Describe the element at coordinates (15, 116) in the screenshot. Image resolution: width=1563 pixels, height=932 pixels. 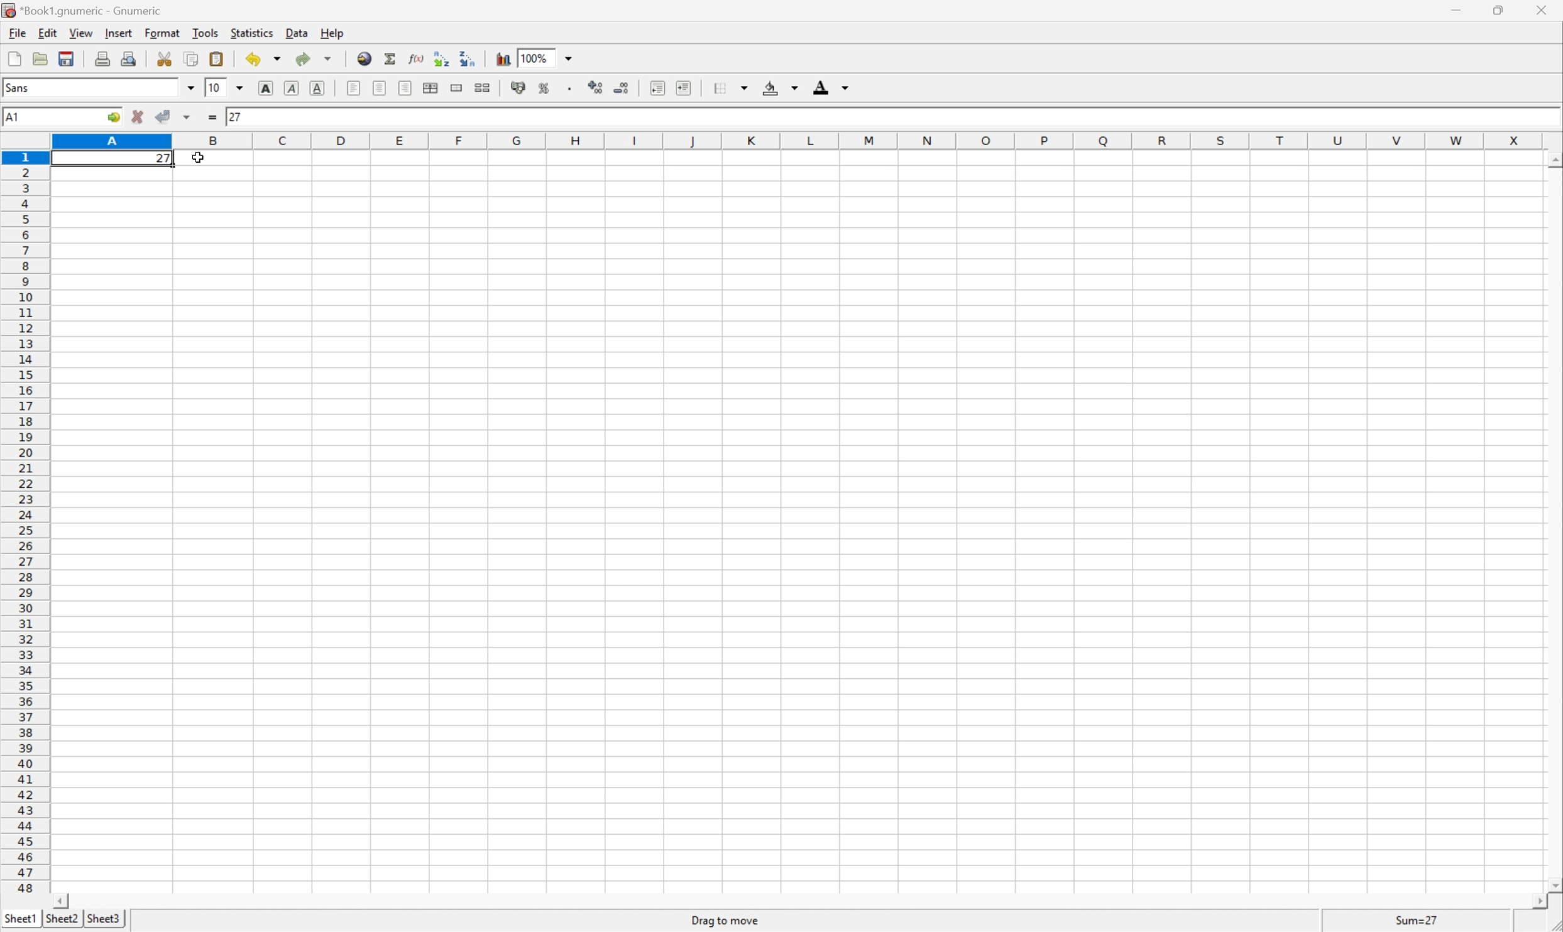
I see `A1` at that location.